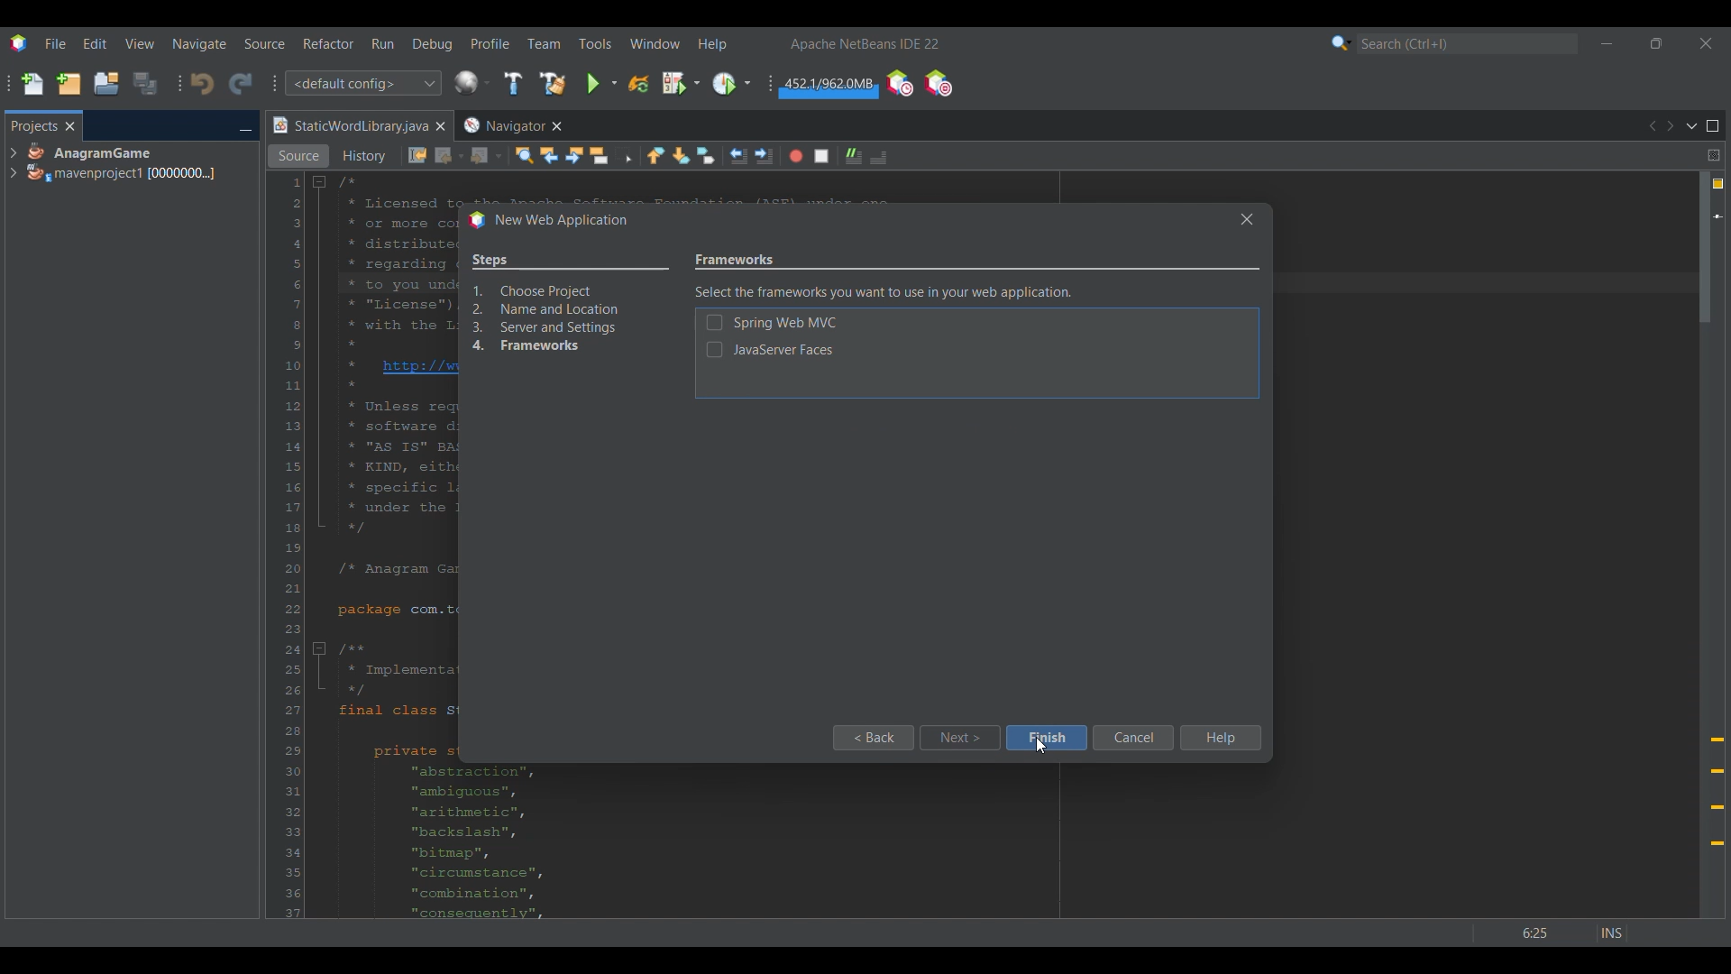 The image size is (1731, 974). I want to click on Help menu, so click(712, 44).